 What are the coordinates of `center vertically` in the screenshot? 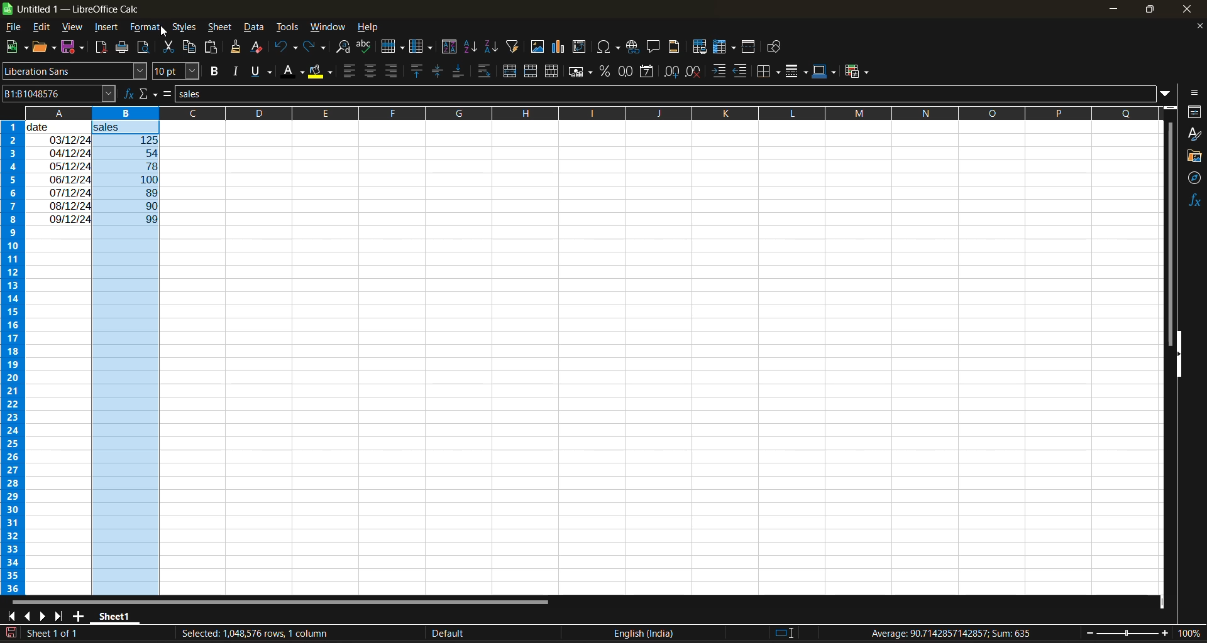 It's located at (438, 72).